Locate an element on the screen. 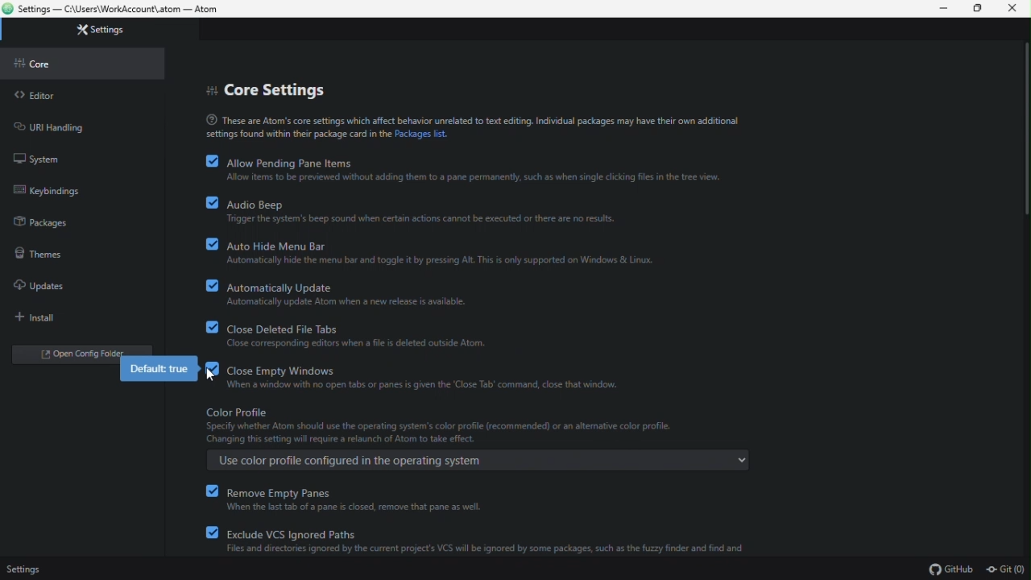 The height and width of the screenshot is (580, 1031). checkbox is located at coordinates (212, 162).